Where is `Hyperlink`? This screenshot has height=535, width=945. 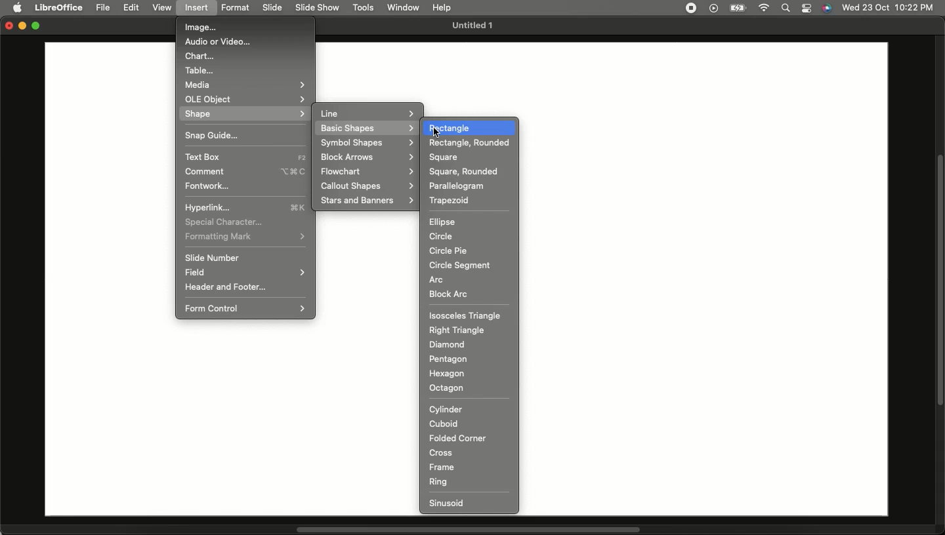 Hyperlink is located at coordinates (245, 208).